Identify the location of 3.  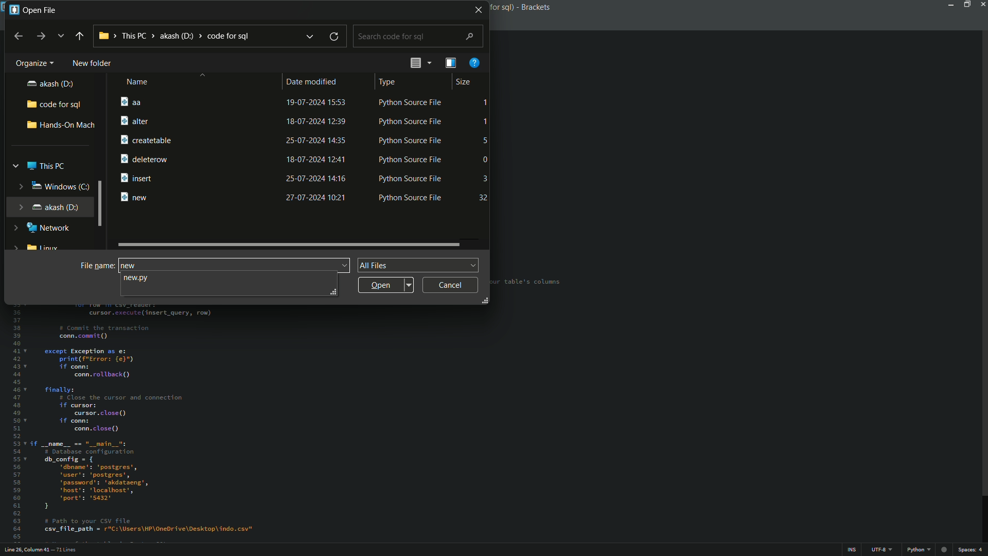
(485, 177).